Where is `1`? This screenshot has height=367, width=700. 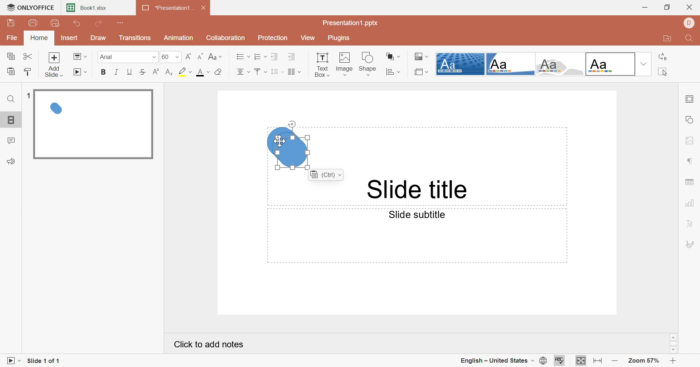
1 is located at coordinates (30, 96).